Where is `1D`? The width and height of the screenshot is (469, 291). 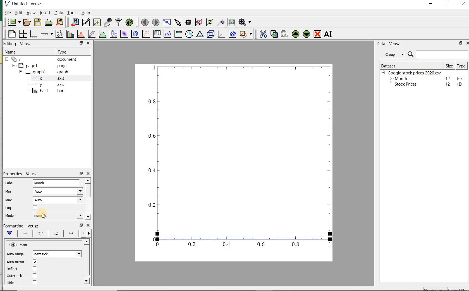 1D is located at coordinates (460, 84).